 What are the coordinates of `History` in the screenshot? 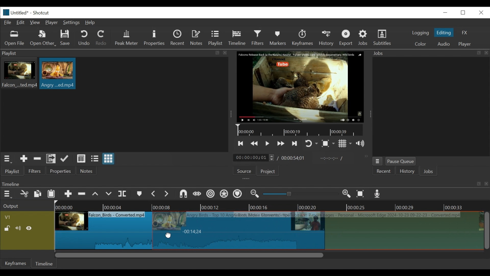 It's located at (407, 172).